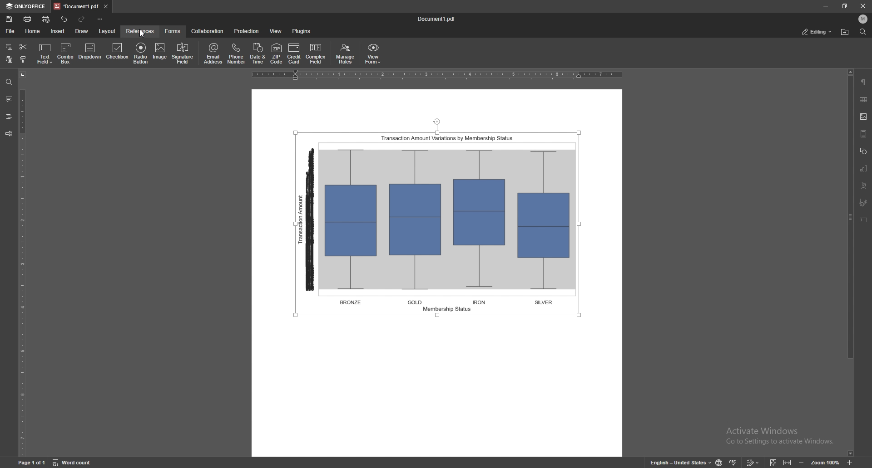 This screenshot has width=872, height=468. Describe the element at coordinates (64, 19) in the screenshot. I see `undo` at that location.